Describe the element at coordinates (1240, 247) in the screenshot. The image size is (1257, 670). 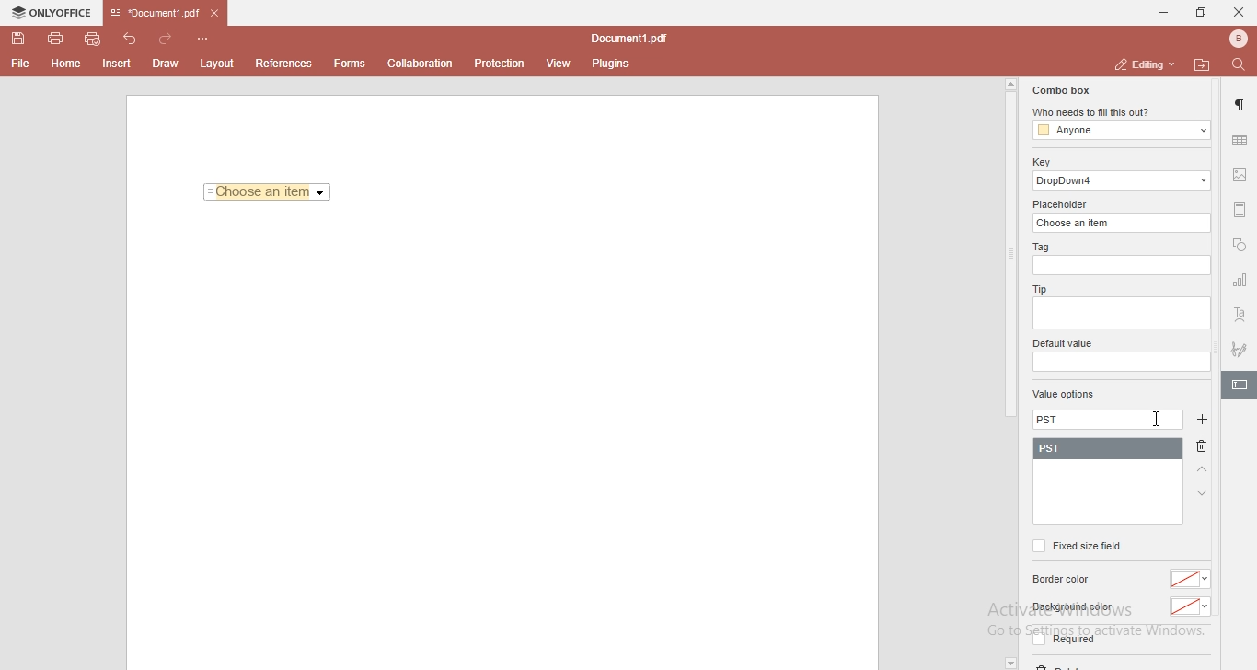
I see `shapes` at that location.